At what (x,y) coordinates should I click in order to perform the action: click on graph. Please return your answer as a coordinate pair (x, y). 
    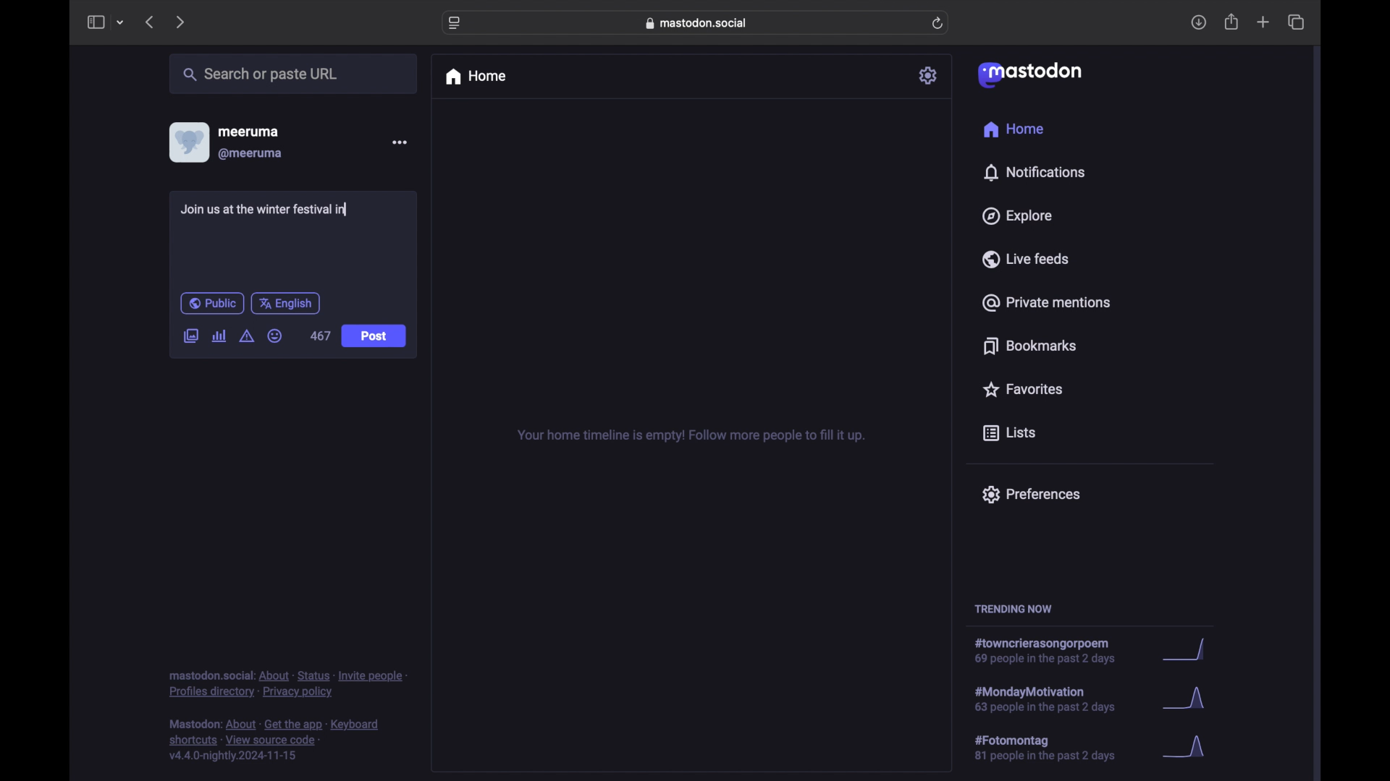
    Looking at the image, I should click on (1188, 701).